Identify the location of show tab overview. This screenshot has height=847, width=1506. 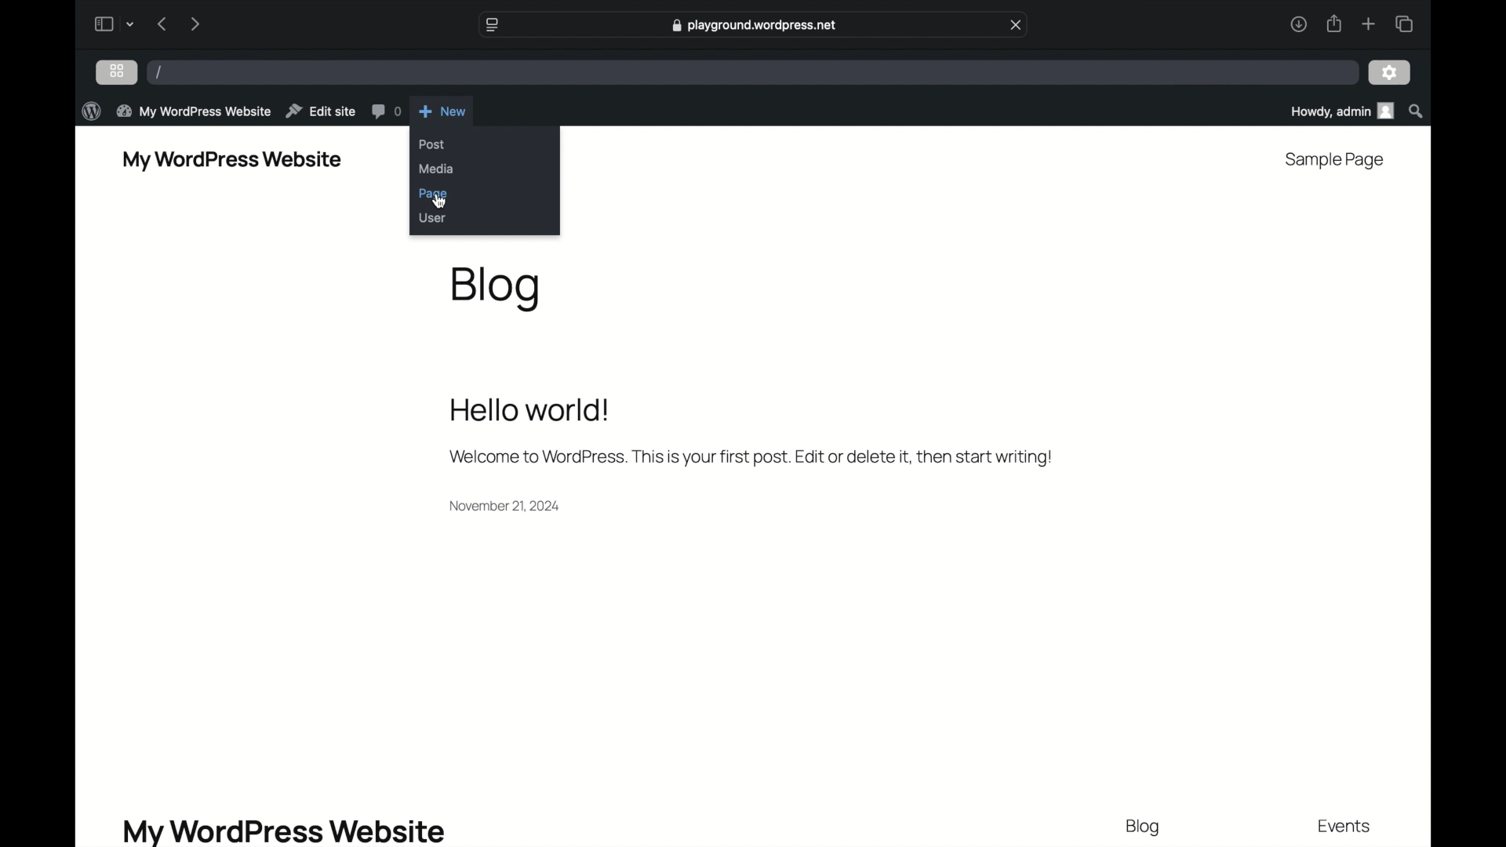
(1403, 24).